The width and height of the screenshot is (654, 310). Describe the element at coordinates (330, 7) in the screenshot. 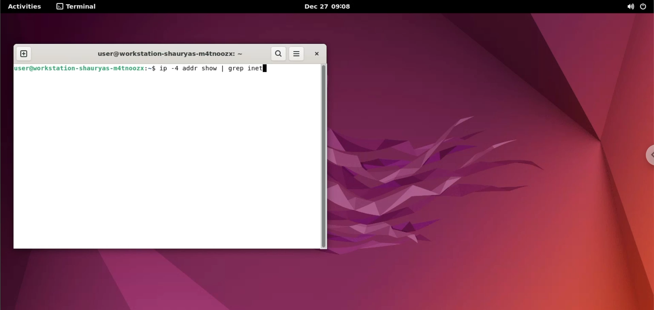

I see `Dec 27 09:07` at that location.